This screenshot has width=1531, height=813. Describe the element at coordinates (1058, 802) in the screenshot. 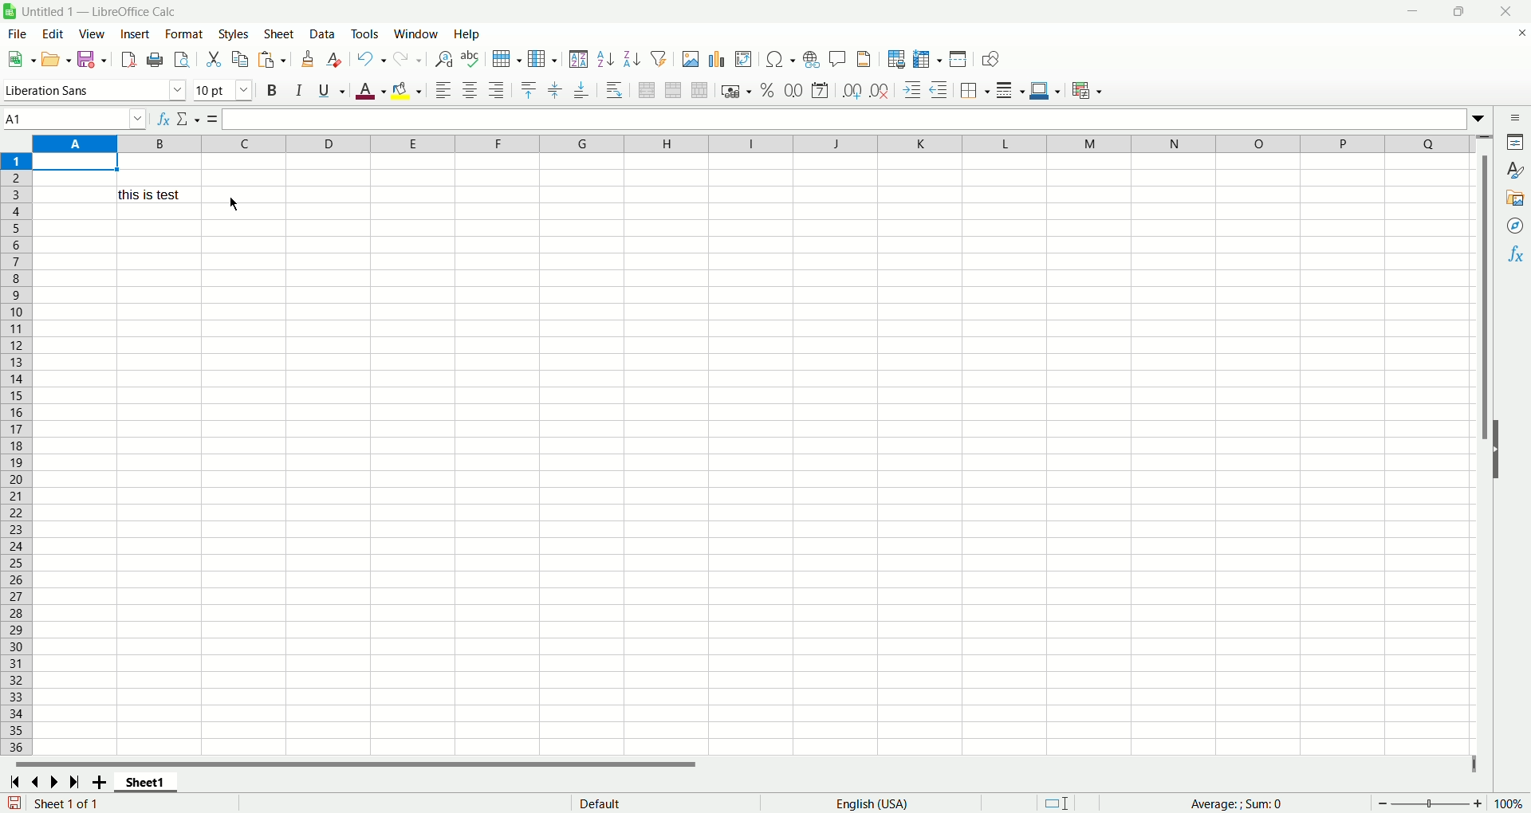

I see `standard selection` at that location.